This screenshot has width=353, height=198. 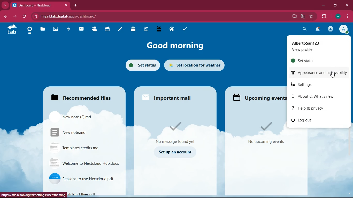 What do you see at coordinates (179, 131) in the screenshot?
I see `message` at bounding box center [179, 131].